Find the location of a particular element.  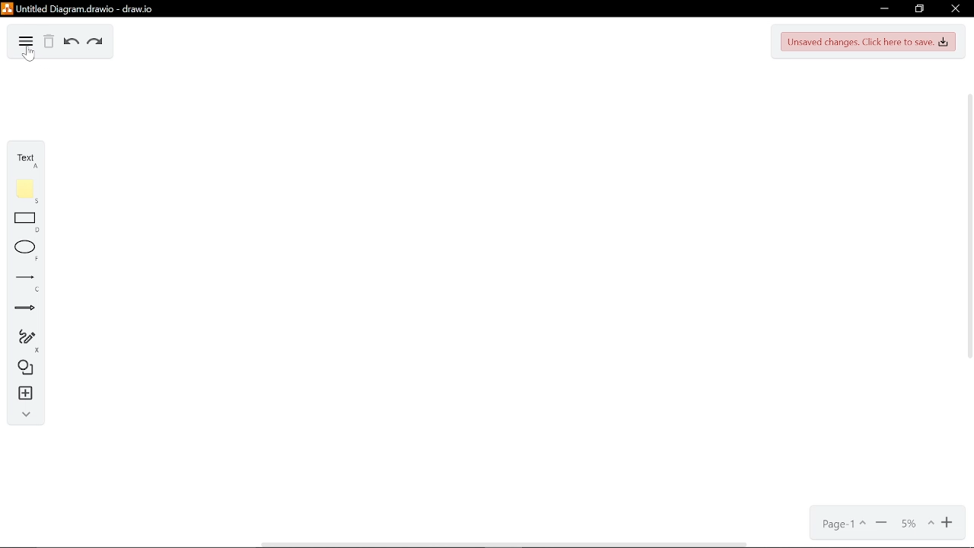

Undo is located at coordinates (69, 43).